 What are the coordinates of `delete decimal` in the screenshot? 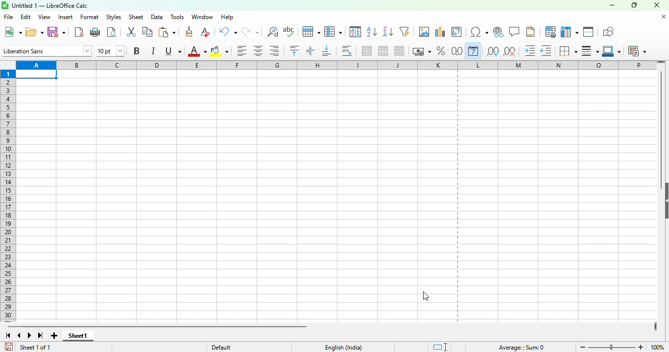 It's located at (510, 51).